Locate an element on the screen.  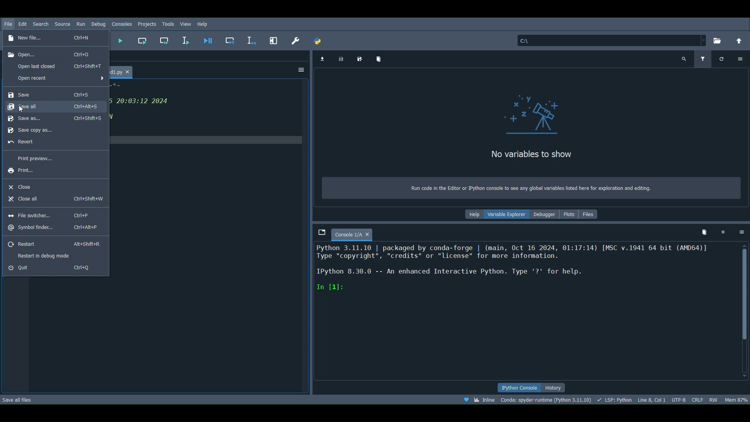
Save is located at coordinates (50, 94).